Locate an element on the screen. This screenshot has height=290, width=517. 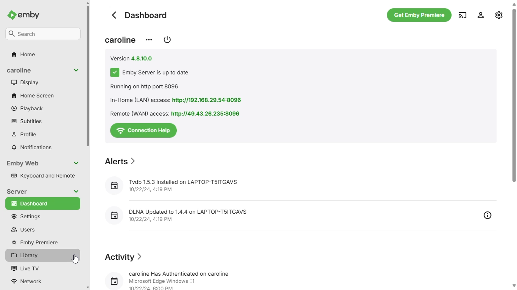
search is located at coordinates (43, 34).